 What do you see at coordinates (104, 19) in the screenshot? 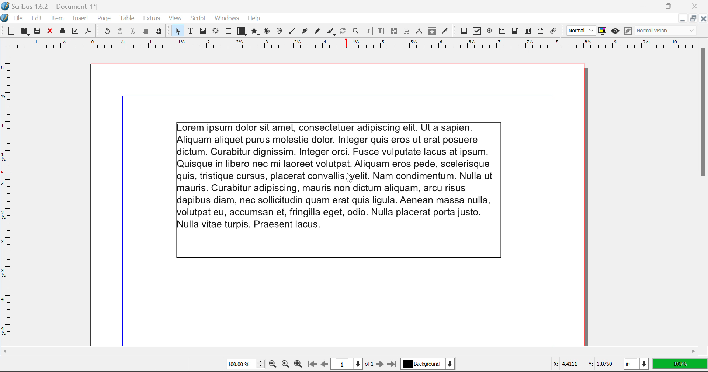
I see `Page` at bounding box center [104, 19].